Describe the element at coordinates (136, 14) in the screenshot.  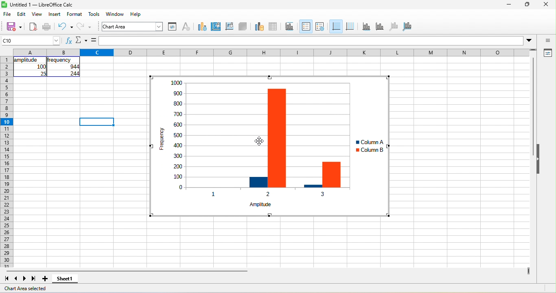
I see `help` at that location.